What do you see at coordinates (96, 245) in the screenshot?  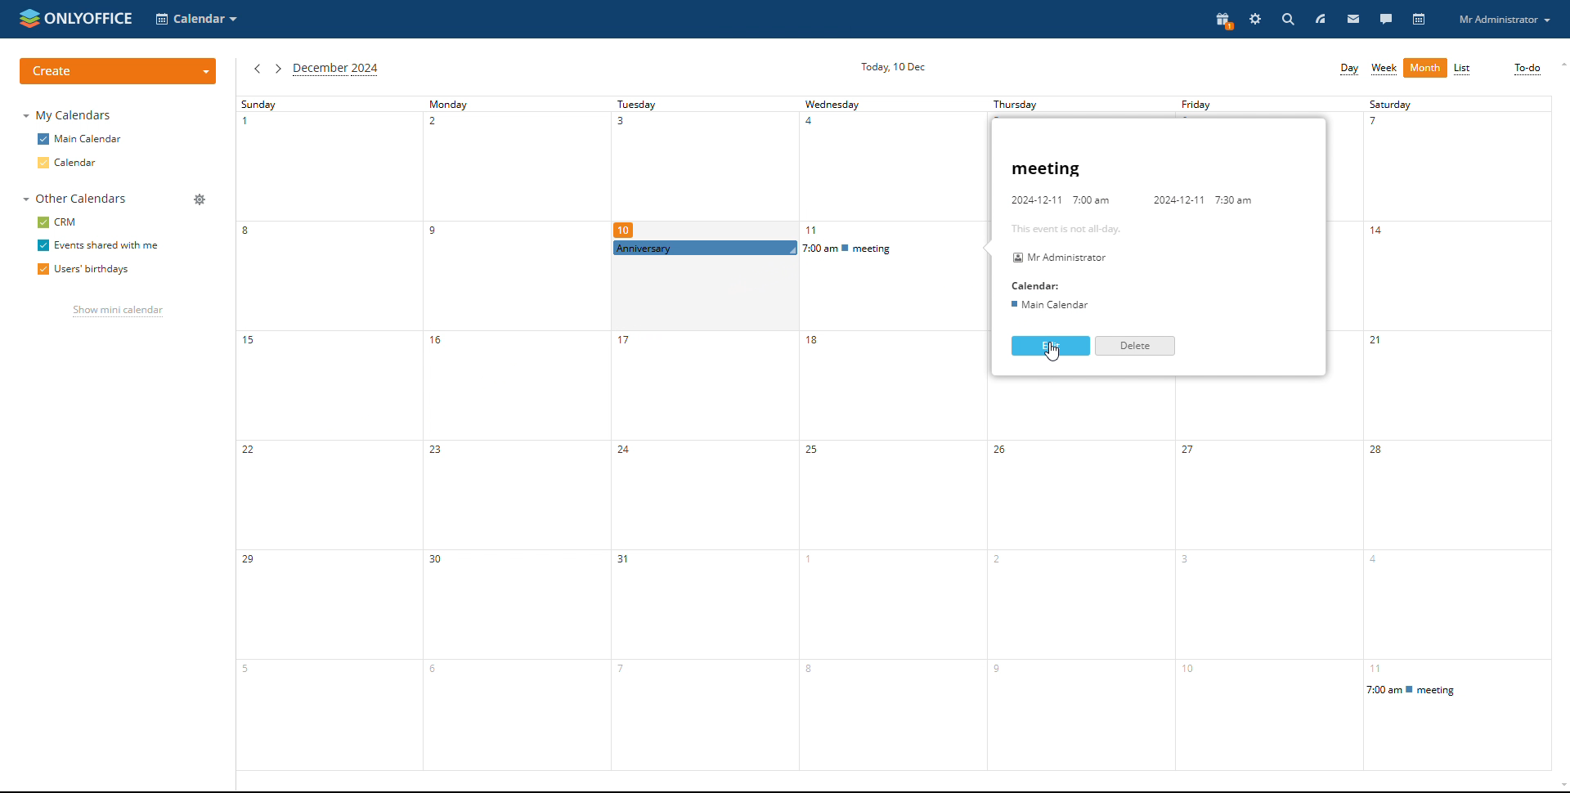 I see `events shared with me` at bounding box center [96, 245].